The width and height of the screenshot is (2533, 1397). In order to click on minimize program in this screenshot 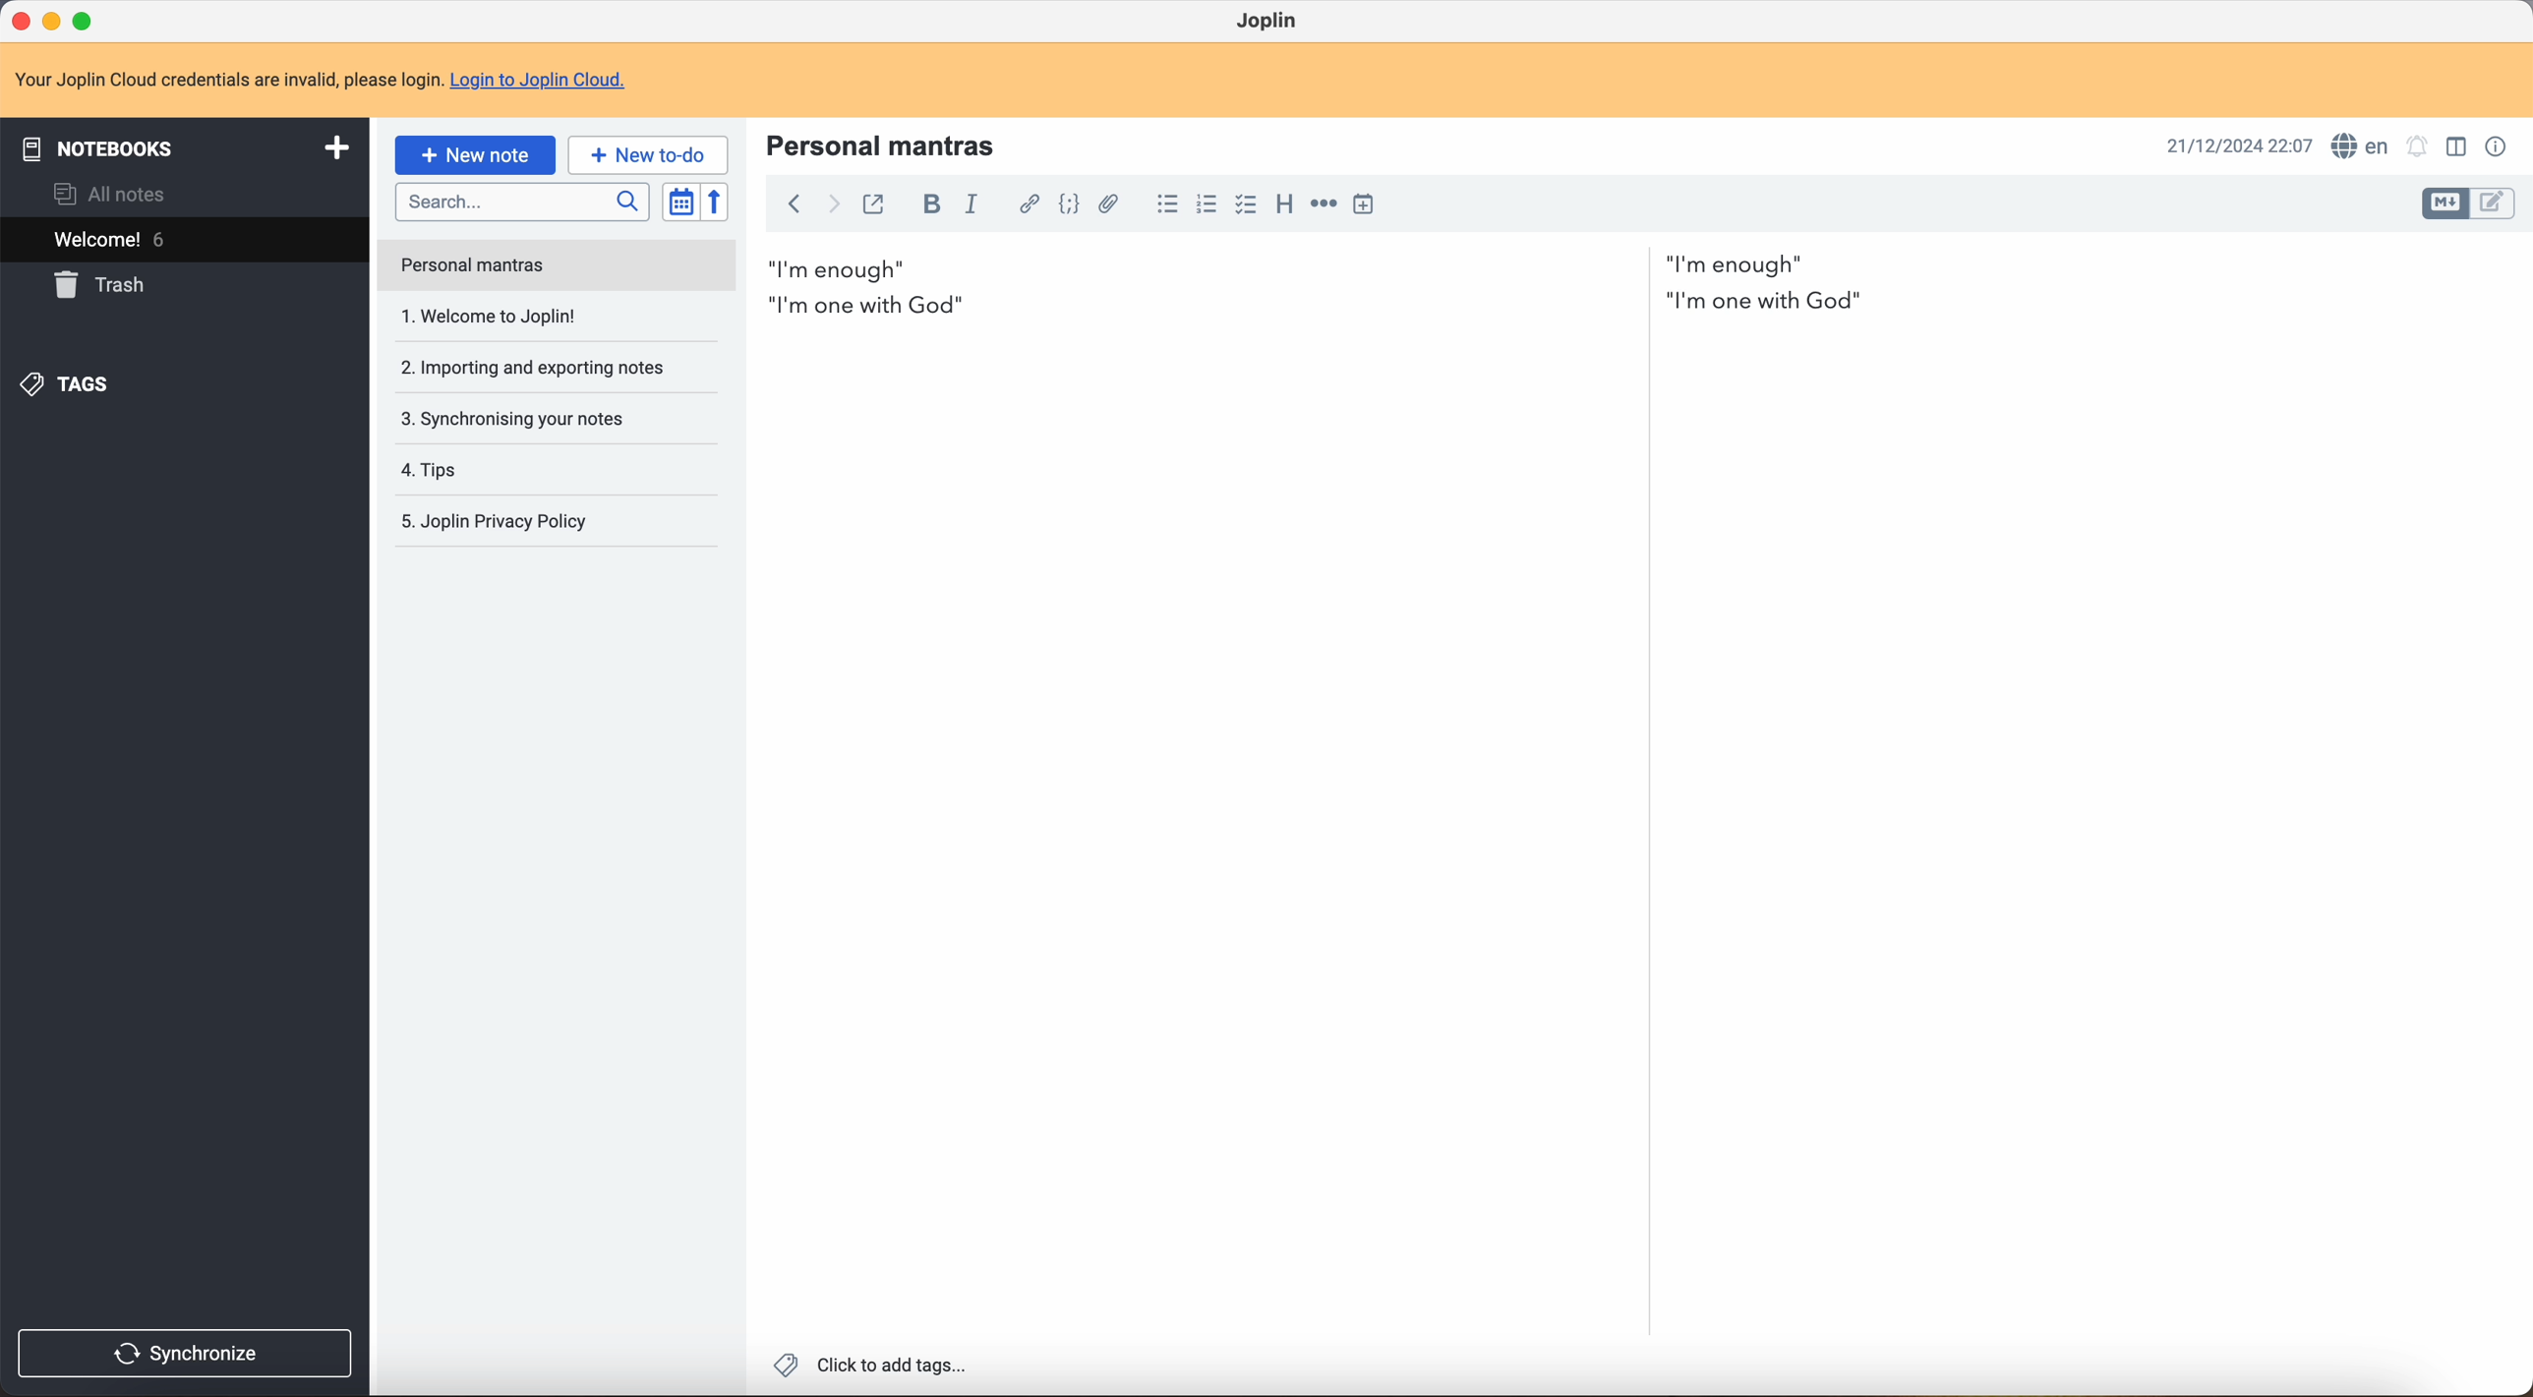, I will do `click(52, 20)`.